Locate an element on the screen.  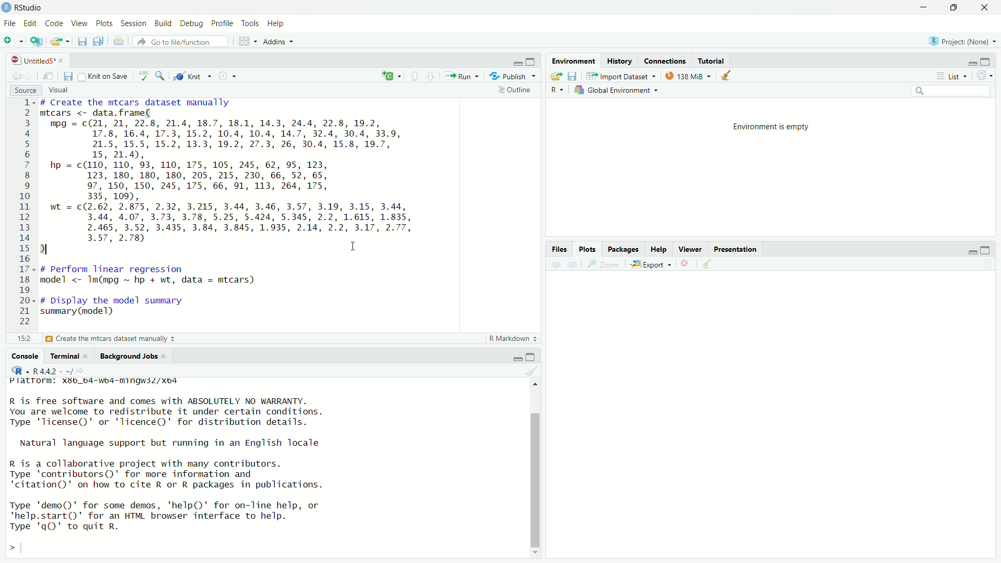
save is located at coordinates (83, 40).